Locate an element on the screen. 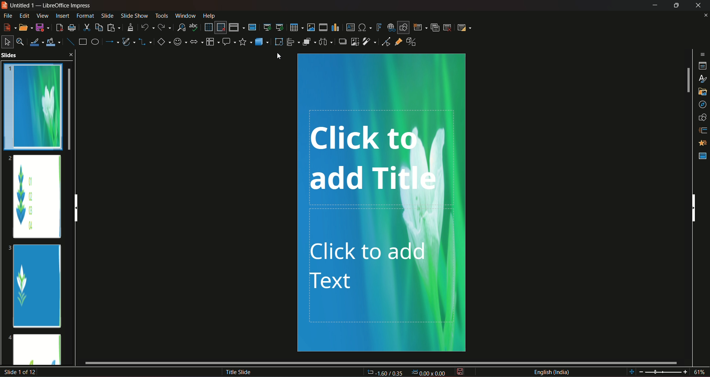 The width and height of the screenshot is (710, 377). rotate is located at coordinates (278, 41).